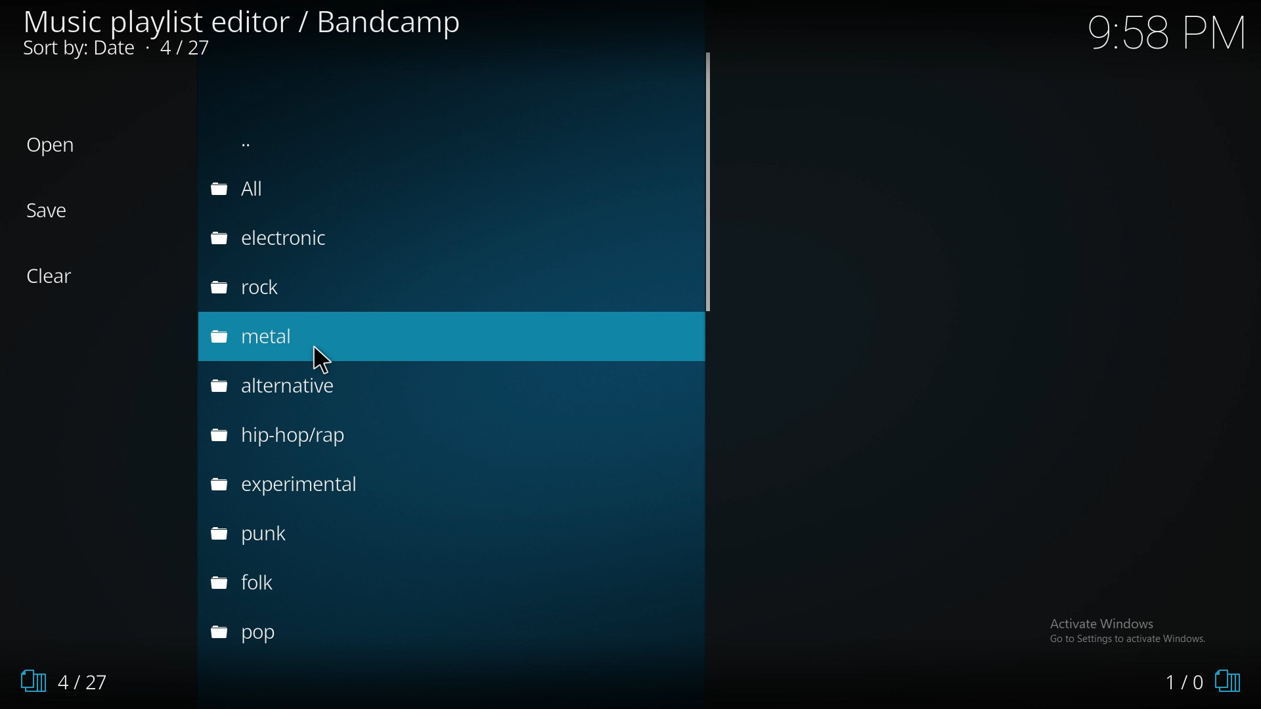 The height and width of the screenshot is (709, 1261). I want to click on all, so click(345, 188).